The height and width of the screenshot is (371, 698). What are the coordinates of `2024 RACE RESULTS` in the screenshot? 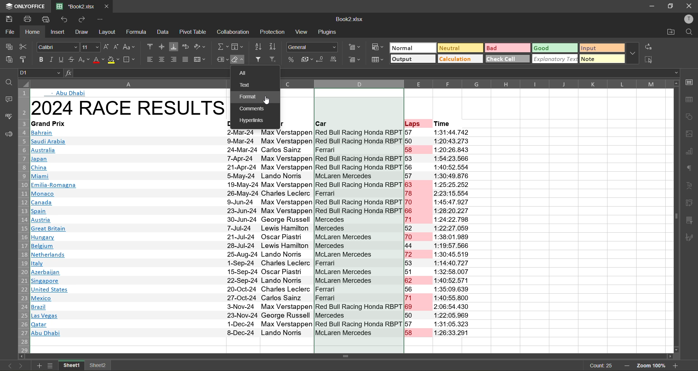 It's located at (129, 107).